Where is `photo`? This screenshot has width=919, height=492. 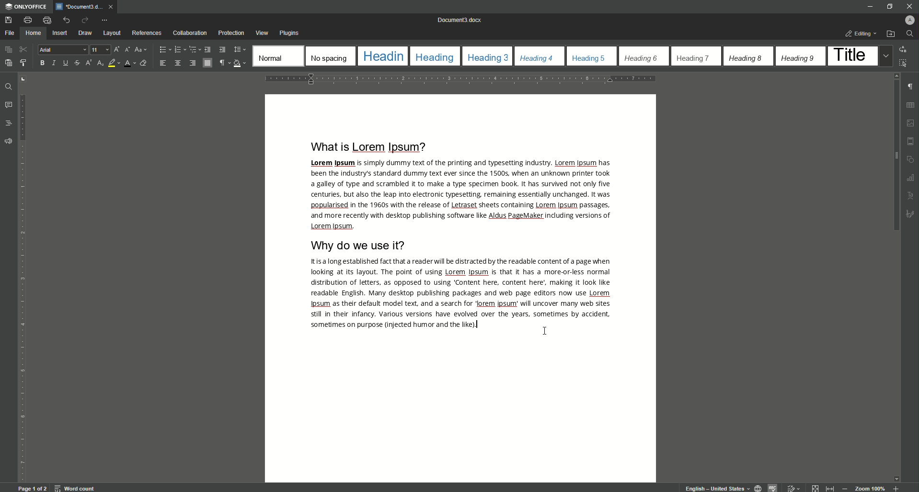 photo is located at coordinates (911, 120).